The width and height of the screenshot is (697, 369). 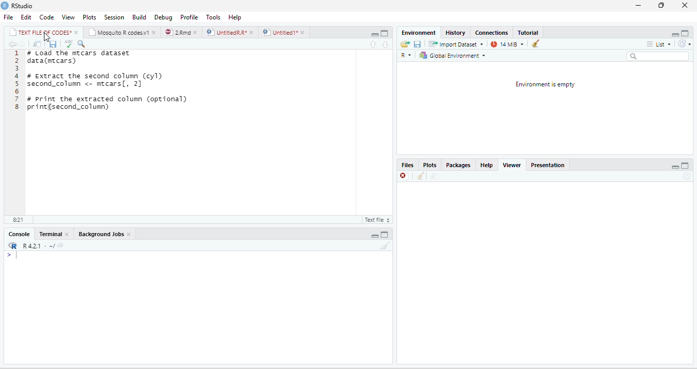 What do you see at coordinates (196, 308) in the screenshot?
I see `display` at bounding box center [196, 308].